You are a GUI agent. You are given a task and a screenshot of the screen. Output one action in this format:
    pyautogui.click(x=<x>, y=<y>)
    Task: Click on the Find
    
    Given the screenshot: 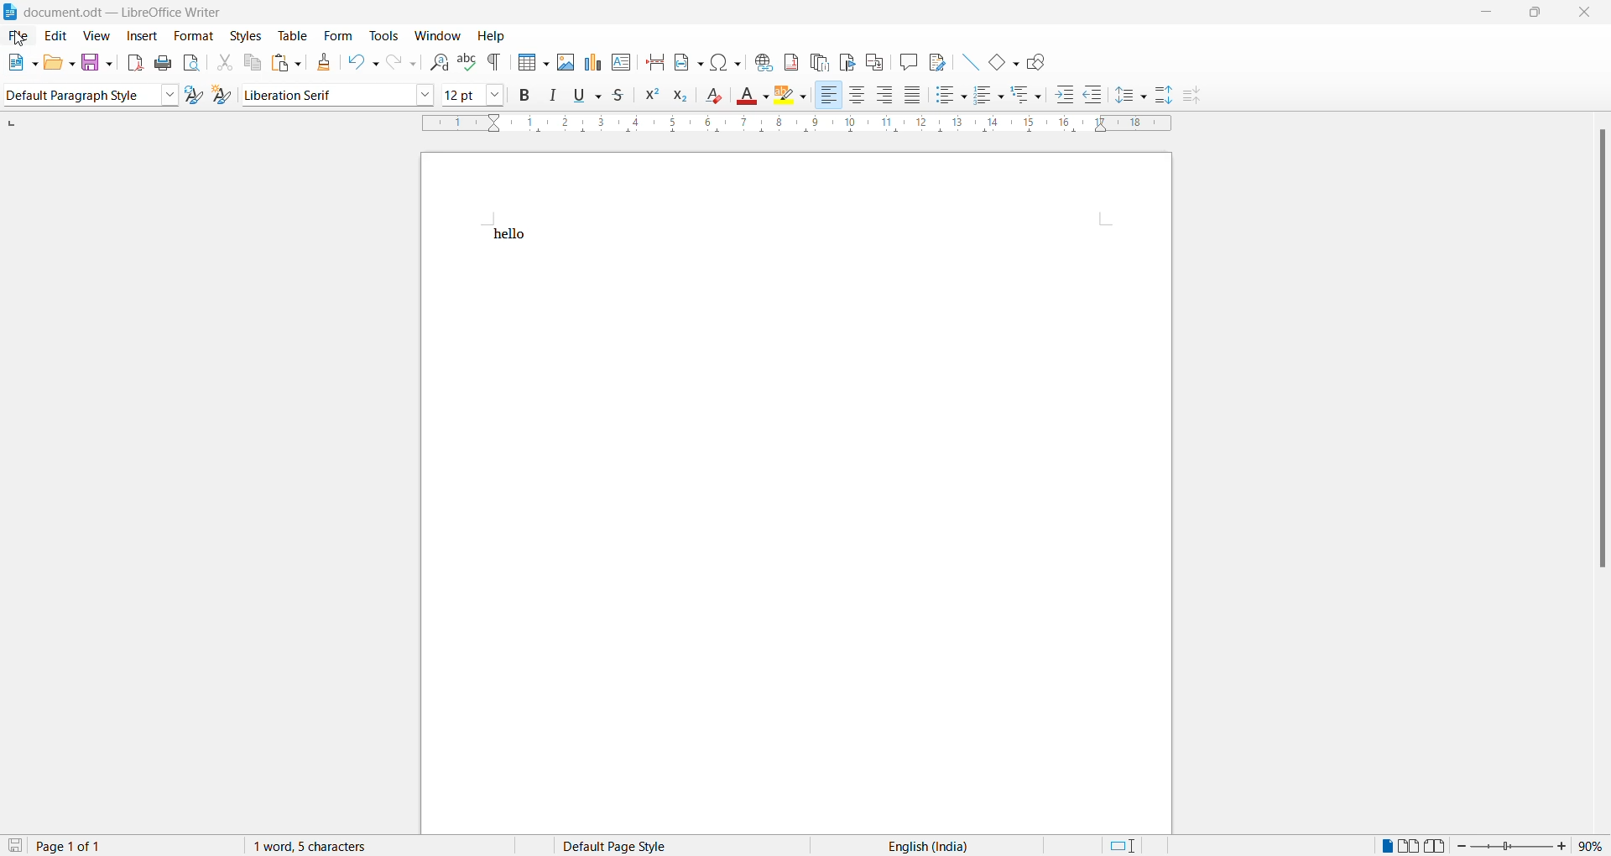 What is the action you would take?
    pyautogui.click(x=435, y=64)
    